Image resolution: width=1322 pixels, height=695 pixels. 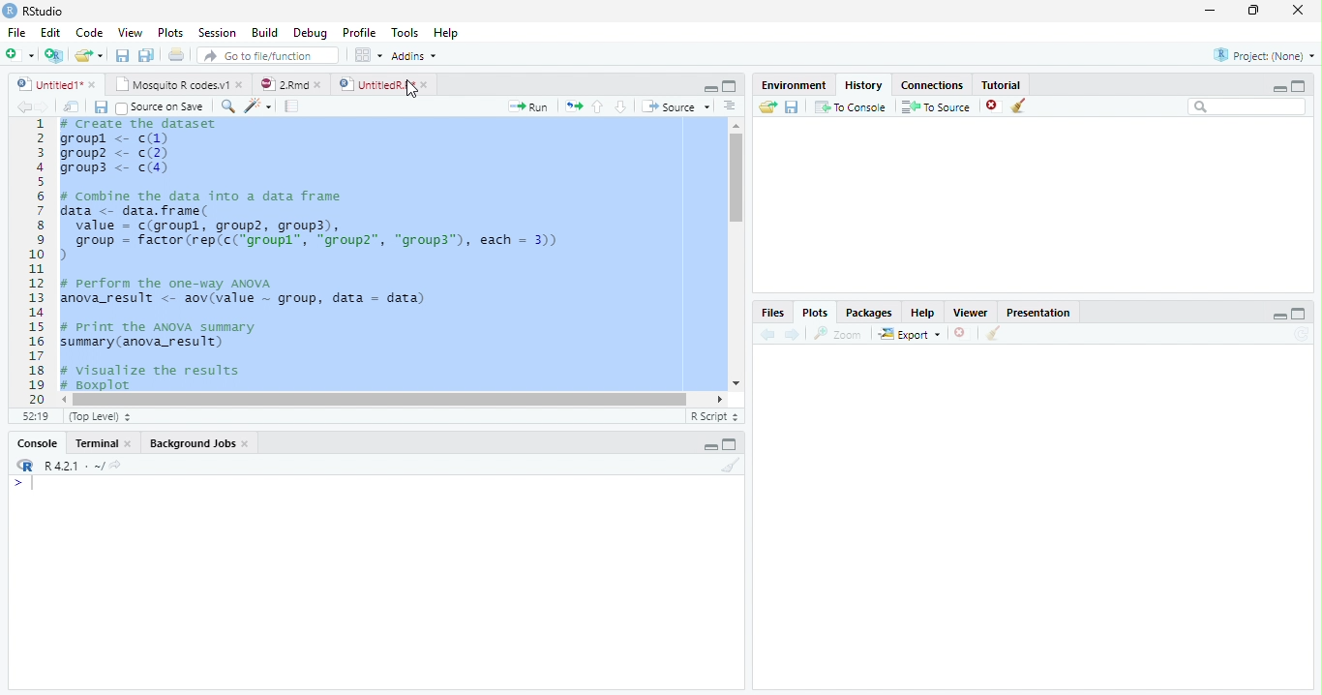 I want to click on Cursor, so click(x=37, y=485).